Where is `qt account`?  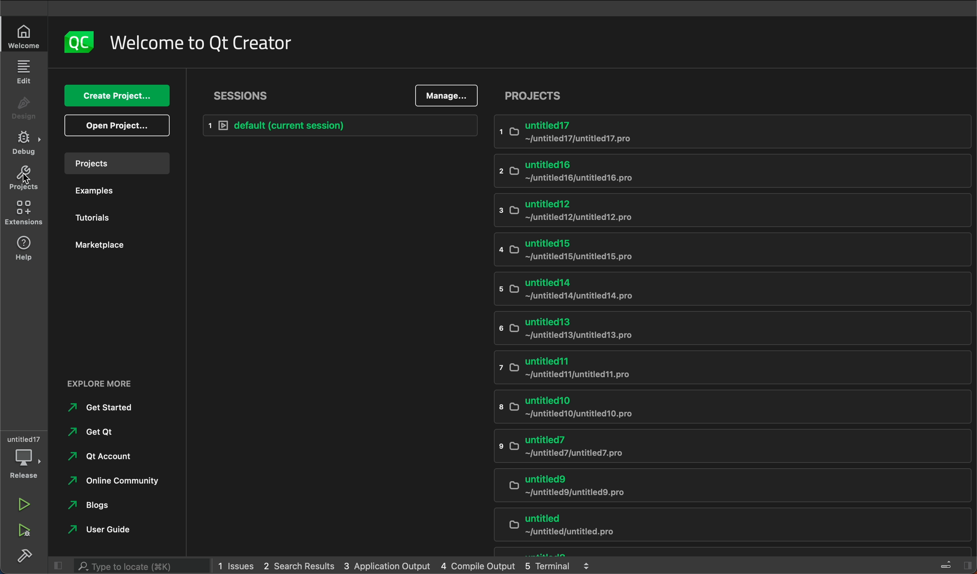 qt account is located at coordinates (100, 457).